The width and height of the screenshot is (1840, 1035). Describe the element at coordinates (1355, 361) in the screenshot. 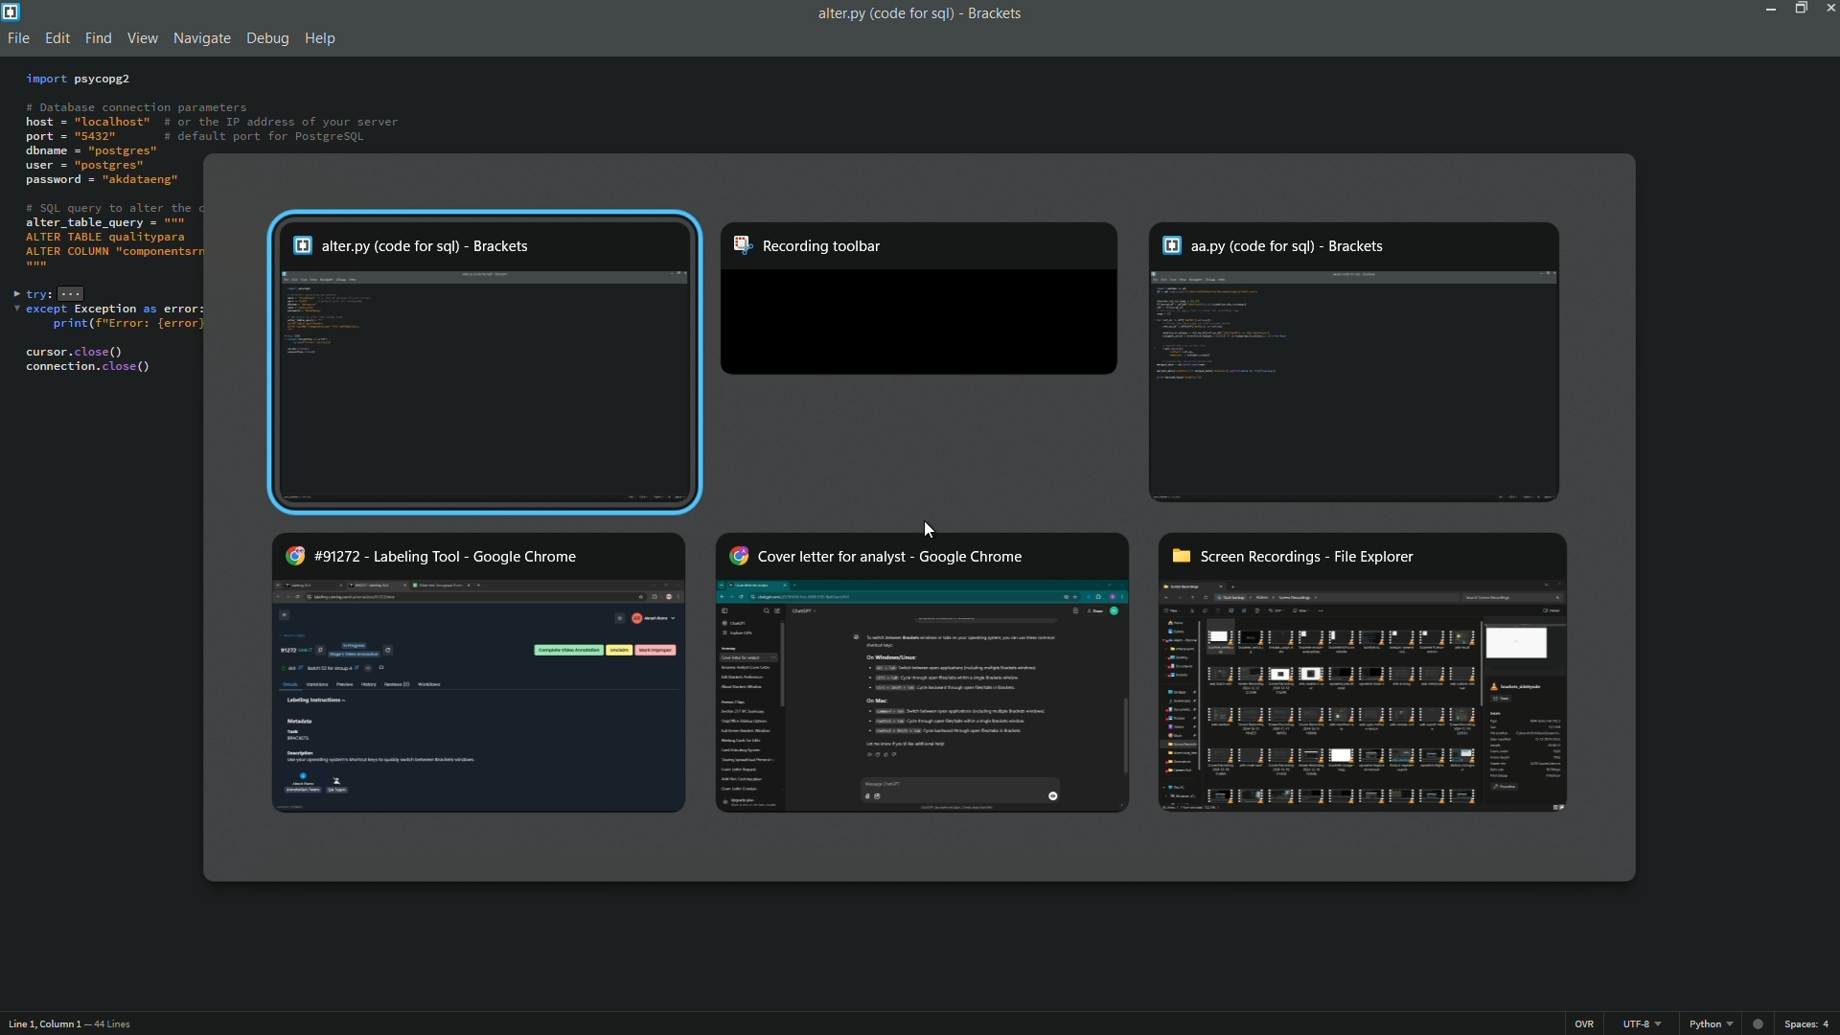

I see `aa.py (code for sql) - Brackets window` at that location.